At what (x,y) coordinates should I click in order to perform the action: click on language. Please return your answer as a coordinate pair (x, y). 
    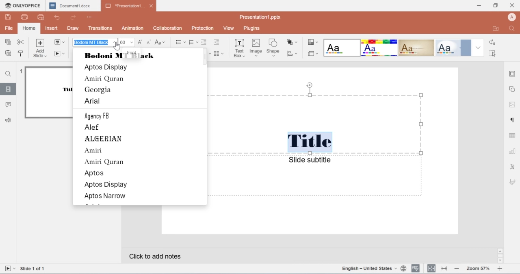
    Looking at the image, I should click on (375, 269).